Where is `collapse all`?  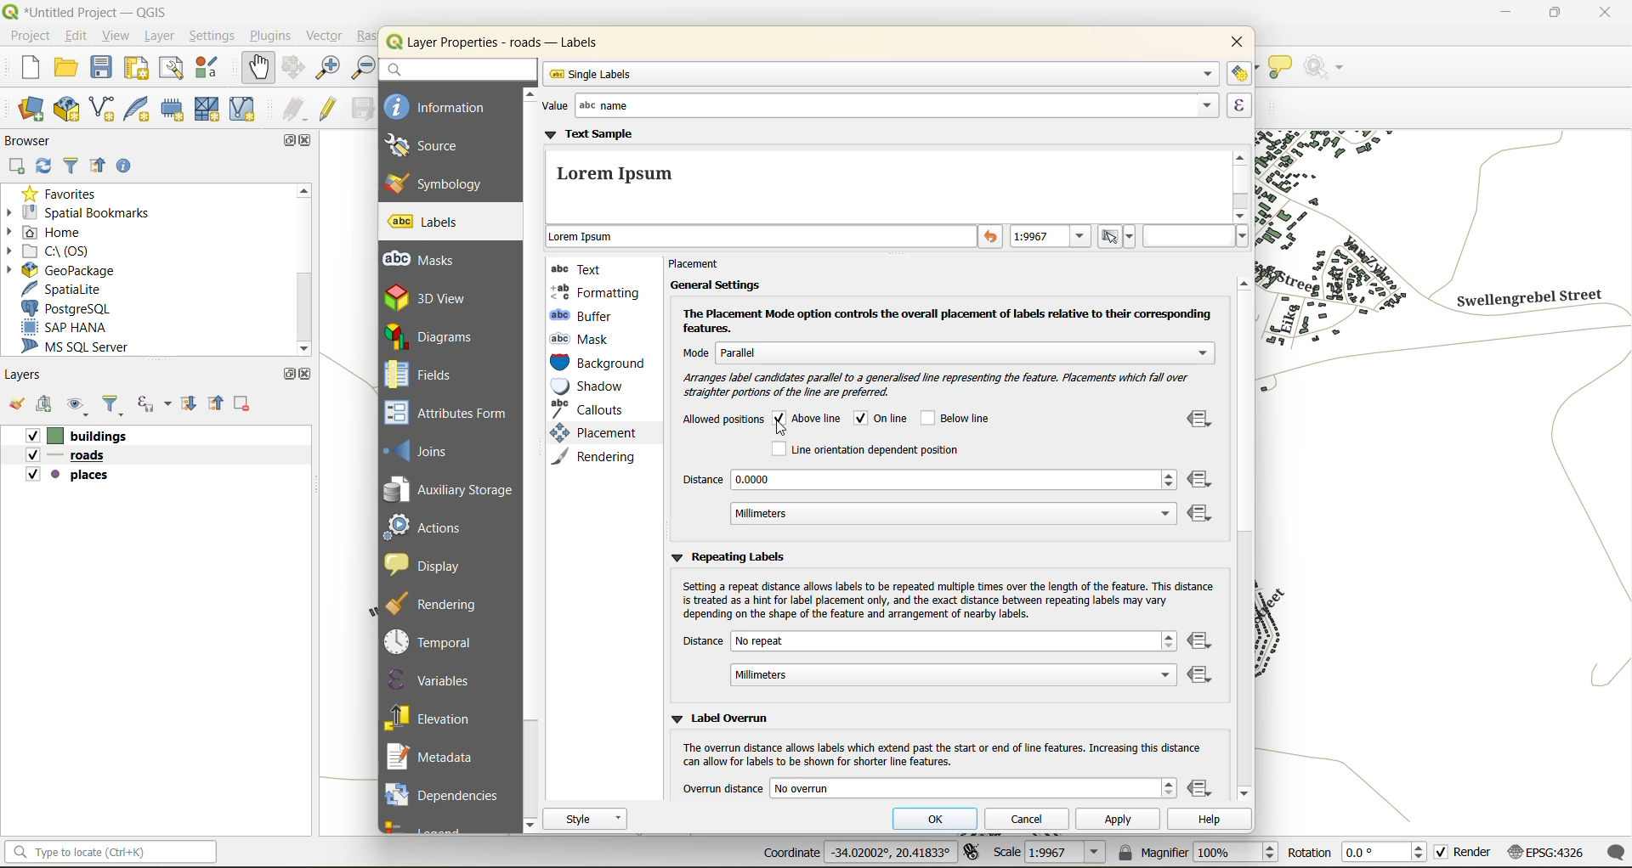 collapse all is located at coordinates (98, 165).